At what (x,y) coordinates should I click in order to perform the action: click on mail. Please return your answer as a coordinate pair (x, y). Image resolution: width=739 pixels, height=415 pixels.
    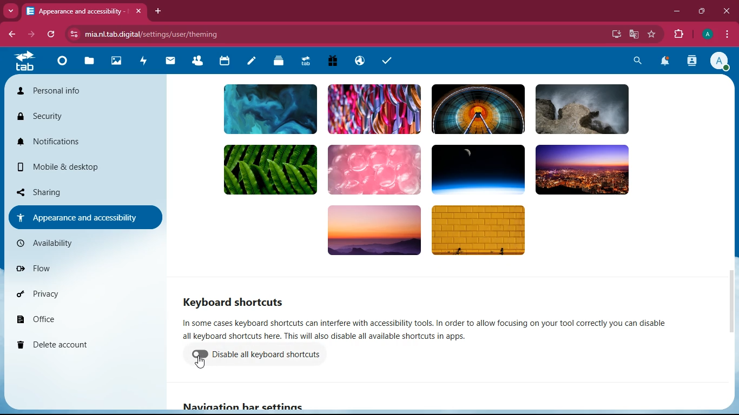
    Looking at the image, I should click on (171, 62).